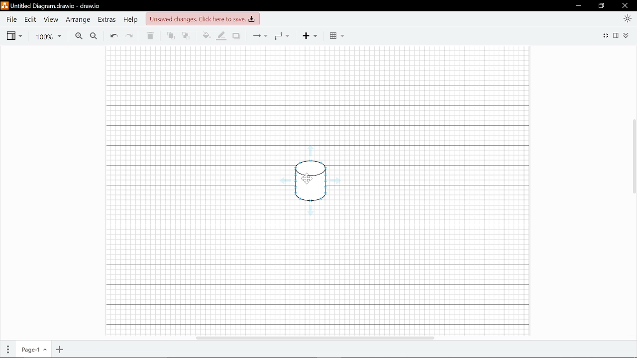 Image resolution: width=637 pixels, height=358 pixels. What do you see at coordinates (186, 36) in the screenshot?
I see `To back` at bounding box center [186, 36].